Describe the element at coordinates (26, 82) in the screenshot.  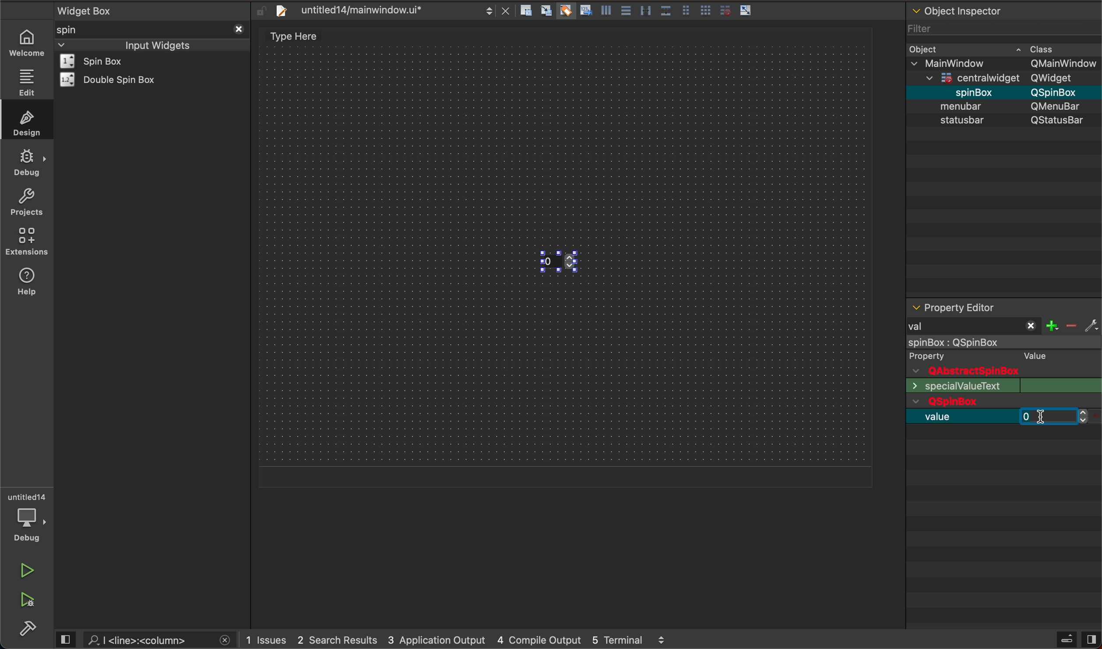
I see `edit` at that location.